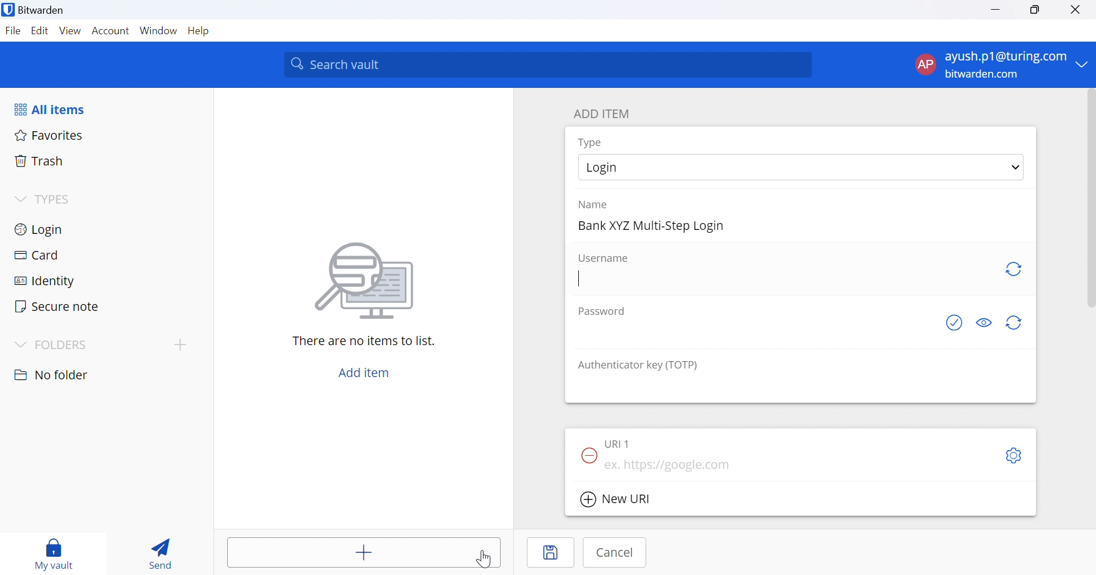 The height and width of the screenshot is (575, 1096). What do you see at coordinates (591, 143) in the screenshot?
I see `Type` at bounding box center [591, 143].